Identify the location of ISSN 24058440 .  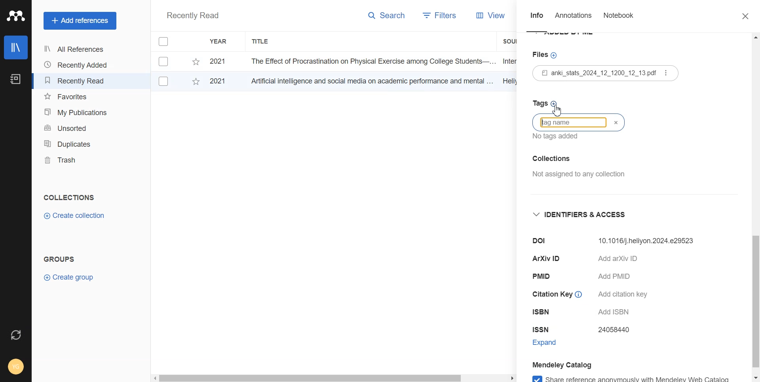
(584, 330).